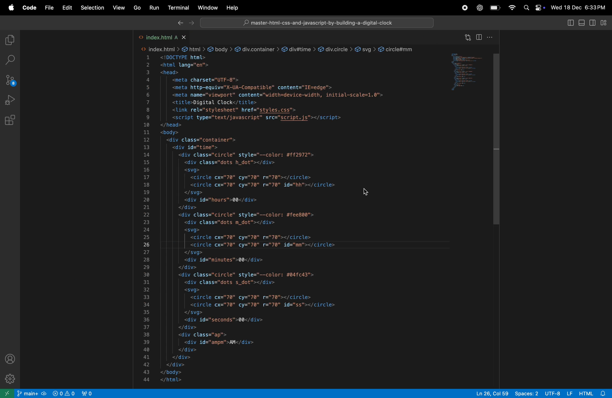 This screenshot has width=612, height=398. I want to click on Extensions, so click(10, 120).